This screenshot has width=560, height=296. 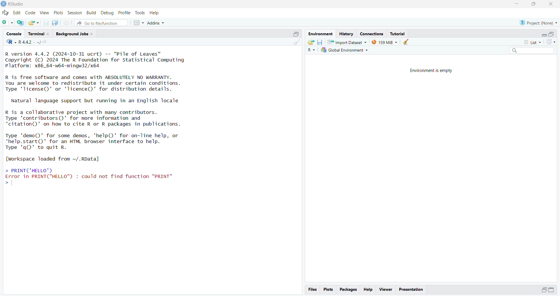 I want to click on collapse, so click(x=552, y=34).